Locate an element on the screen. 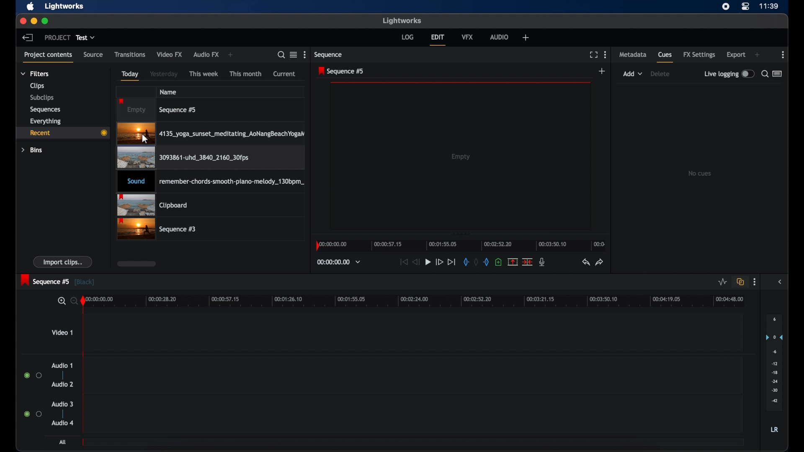 The image size is (804, 452). add is located at coordinates (230, 54).